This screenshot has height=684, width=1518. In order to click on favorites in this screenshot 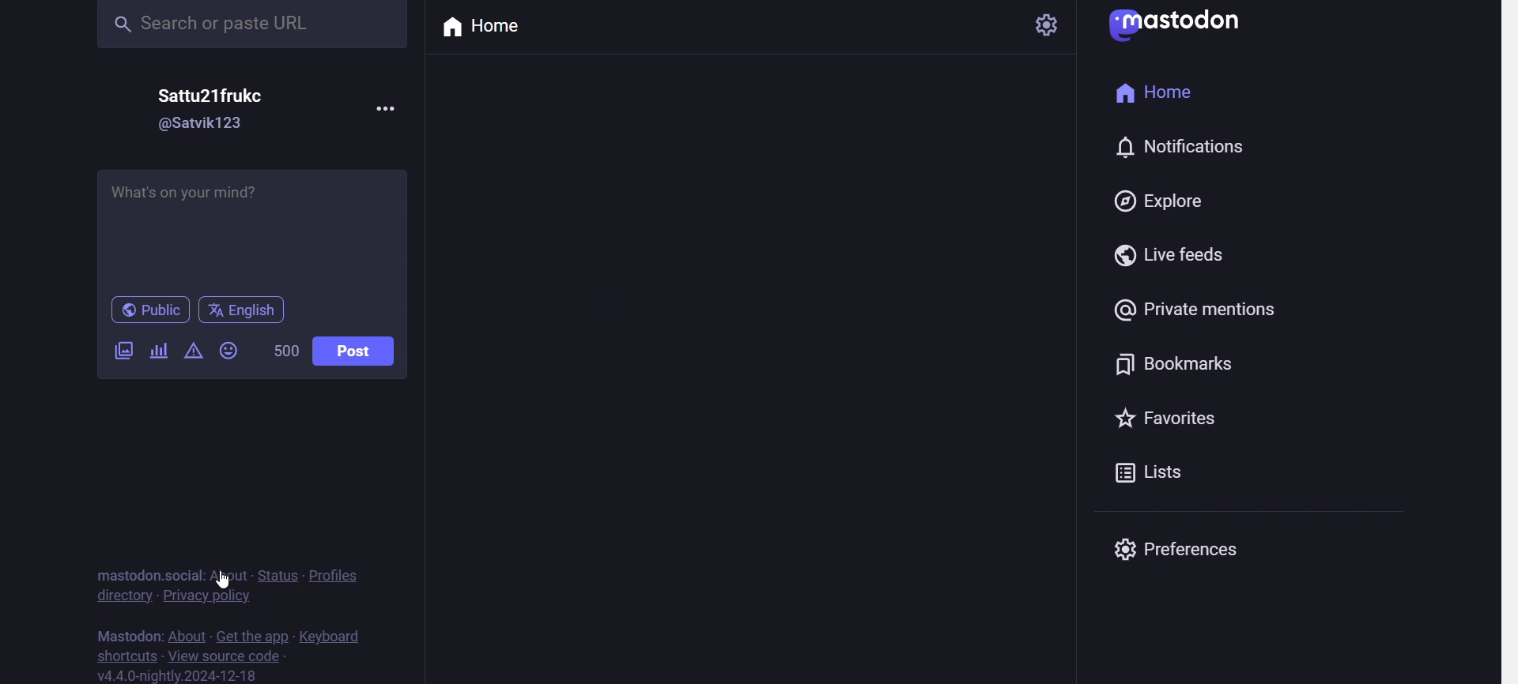, I will do `click(1165, 419)`.